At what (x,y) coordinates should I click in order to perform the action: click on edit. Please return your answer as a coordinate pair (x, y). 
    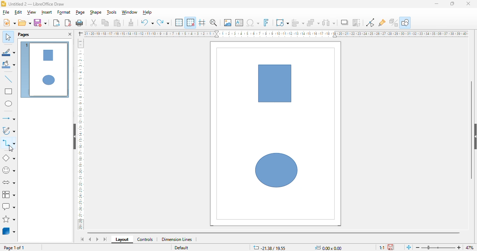
    Looking at the image, I should click on (19, 13).